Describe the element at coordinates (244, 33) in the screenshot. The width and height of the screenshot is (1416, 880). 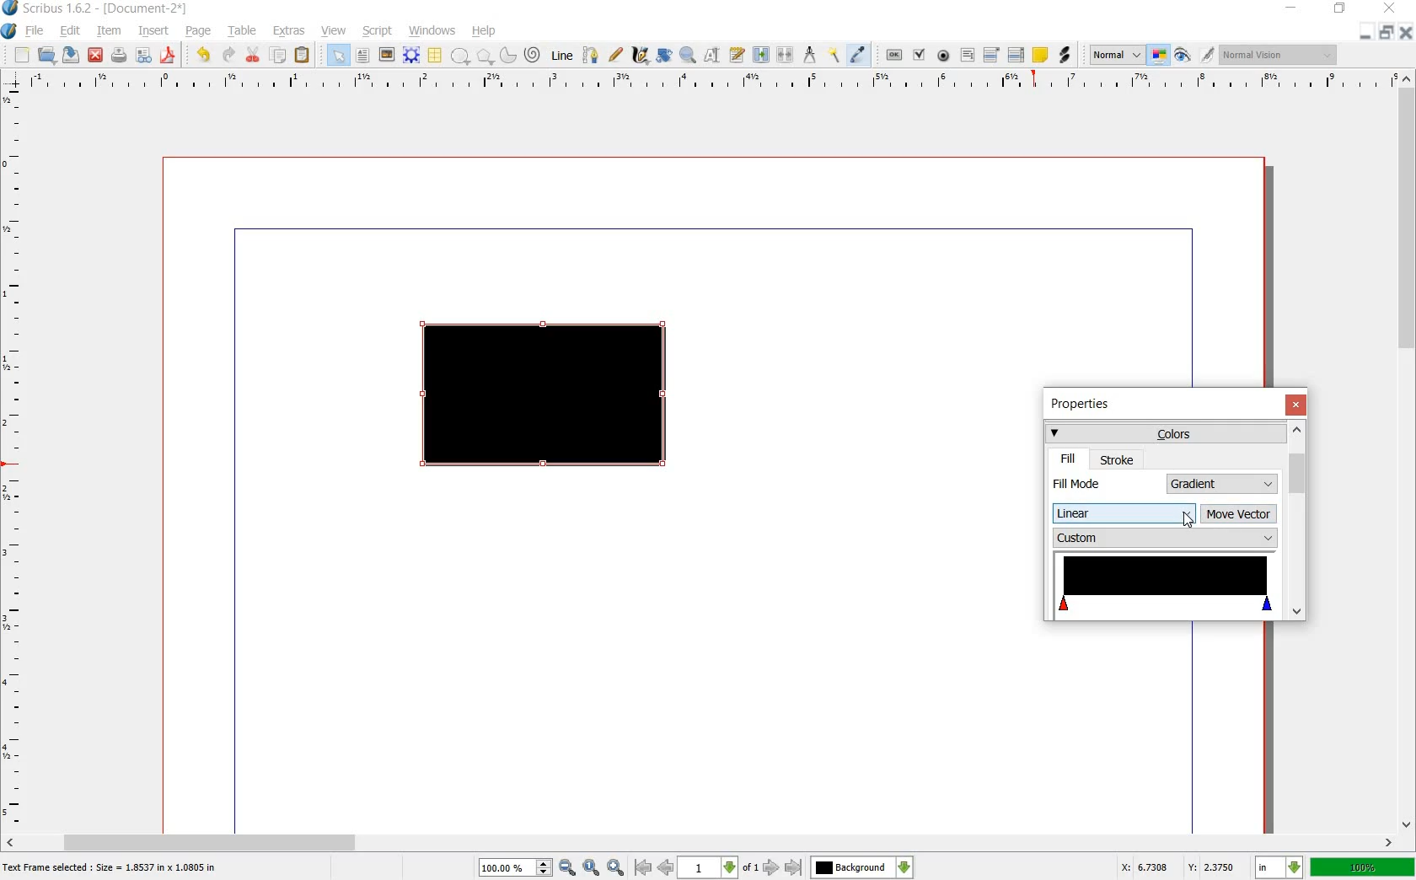
I see `table` at that location.